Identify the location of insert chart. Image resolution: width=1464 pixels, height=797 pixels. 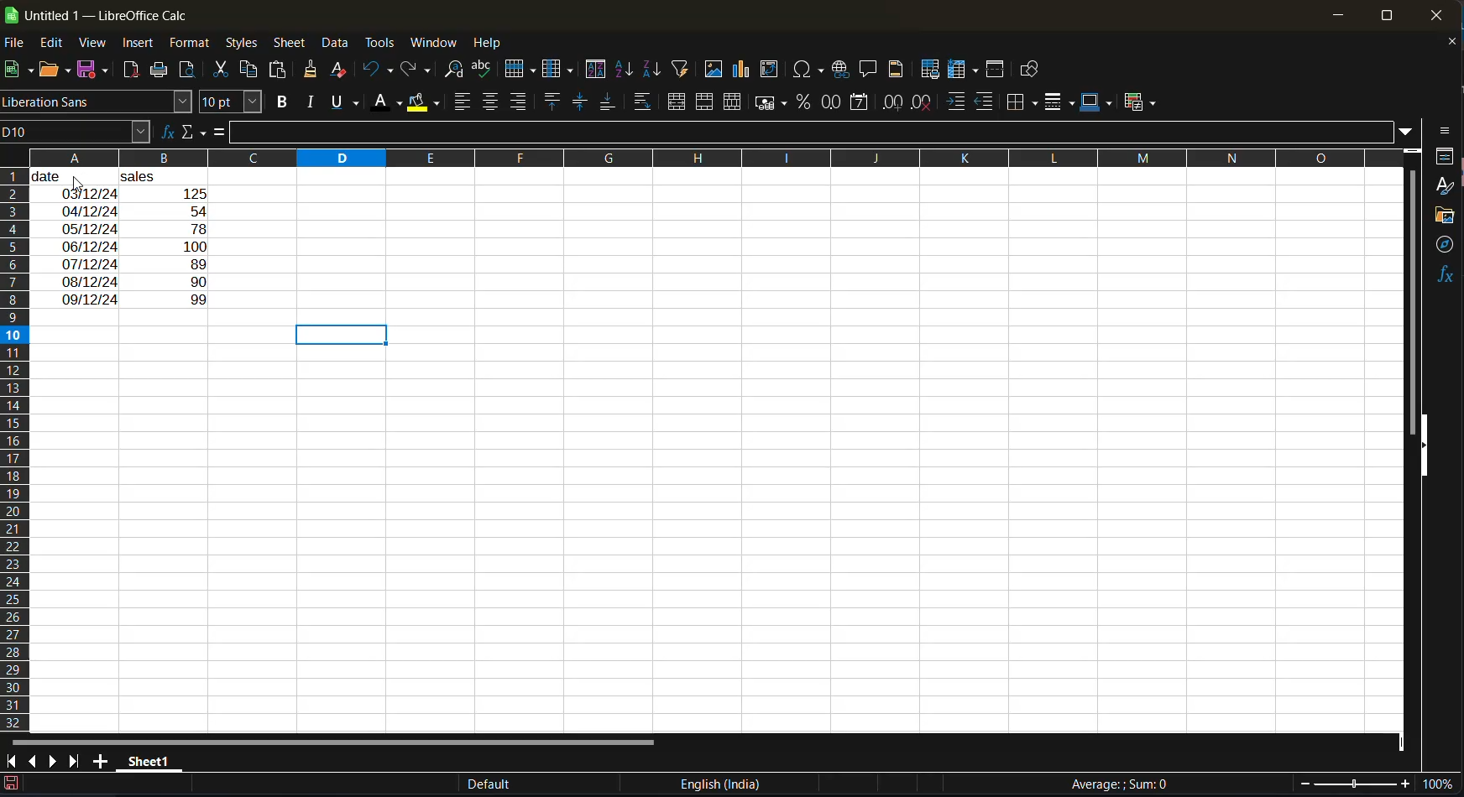
(742, 71).